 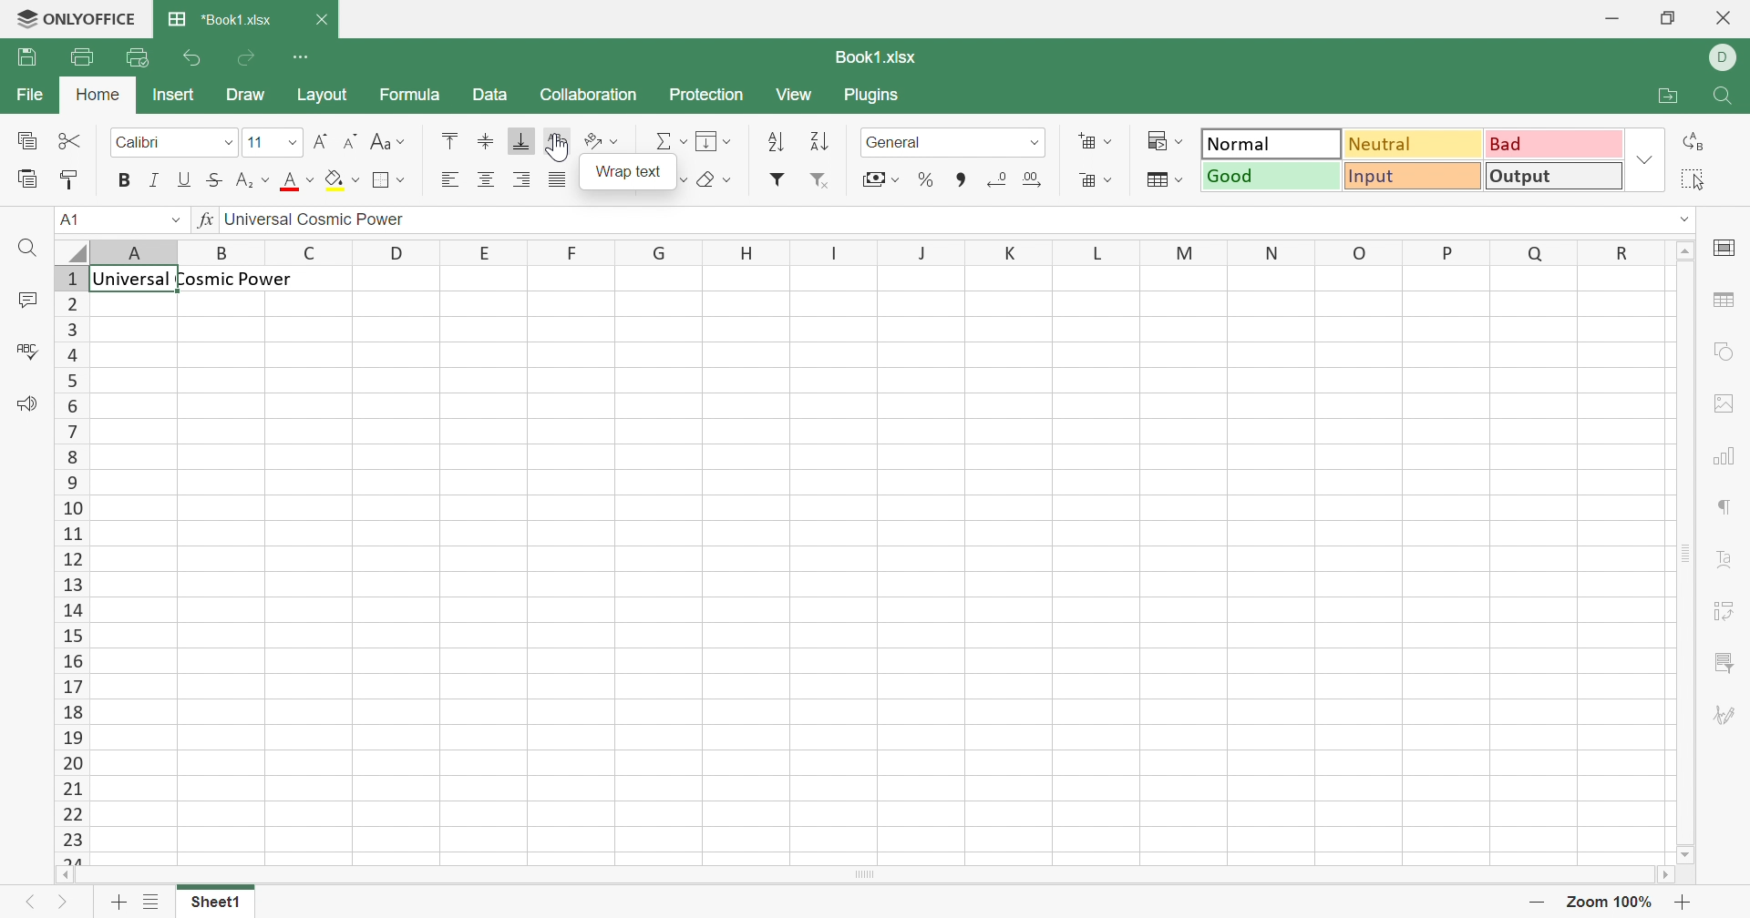 I want to click on Draw, so click(x=247, y=99).